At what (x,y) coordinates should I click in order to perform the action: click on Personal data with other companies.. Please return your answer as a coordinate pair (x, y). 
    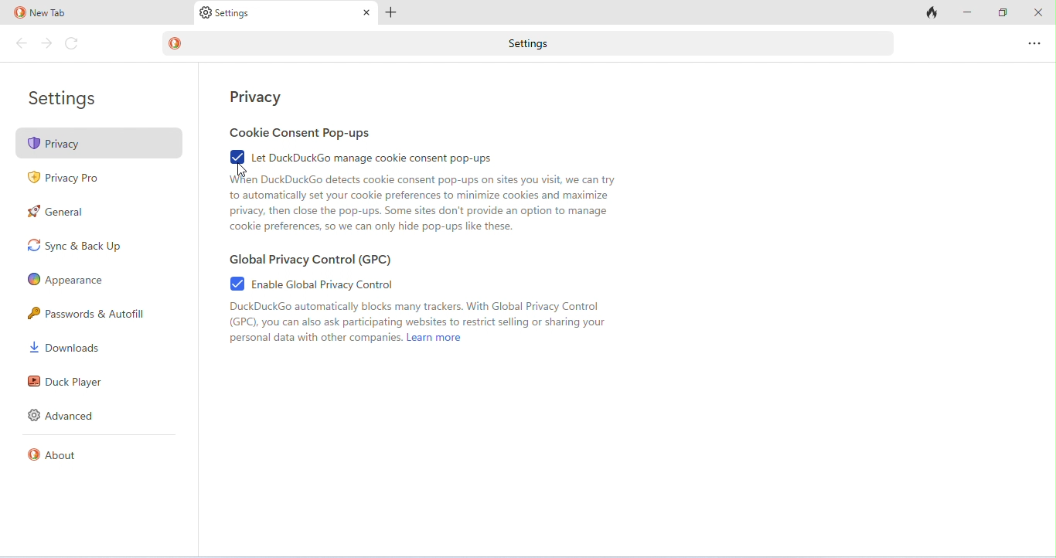
    Looking at the image, I should click on (315, 338).